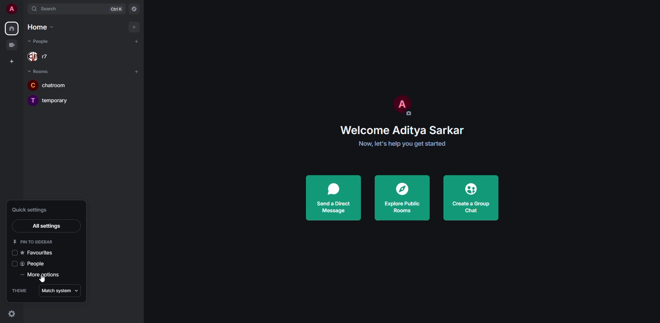 This screenshot has width=660, height=323. Describe the element at coordinates (40, 71) in the screenshot. I see `rooms` at that location.